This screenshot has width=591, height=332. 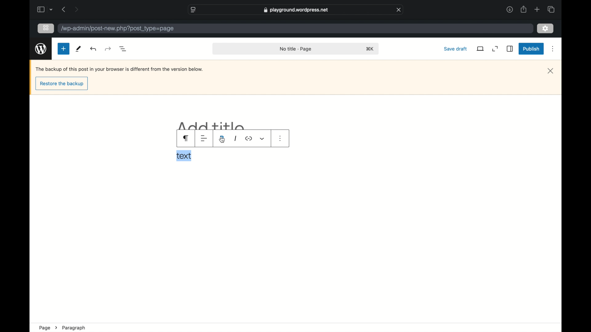 I want to click on wordpress address, so click(x=118, y=29).